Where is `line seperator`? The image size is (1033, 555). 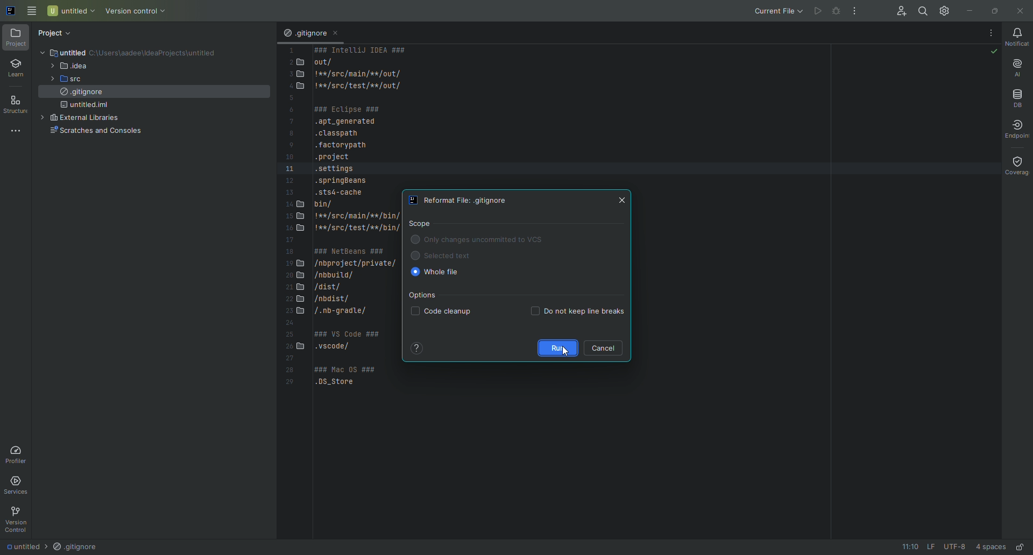
line seperator is located at coordinates (928, 546).